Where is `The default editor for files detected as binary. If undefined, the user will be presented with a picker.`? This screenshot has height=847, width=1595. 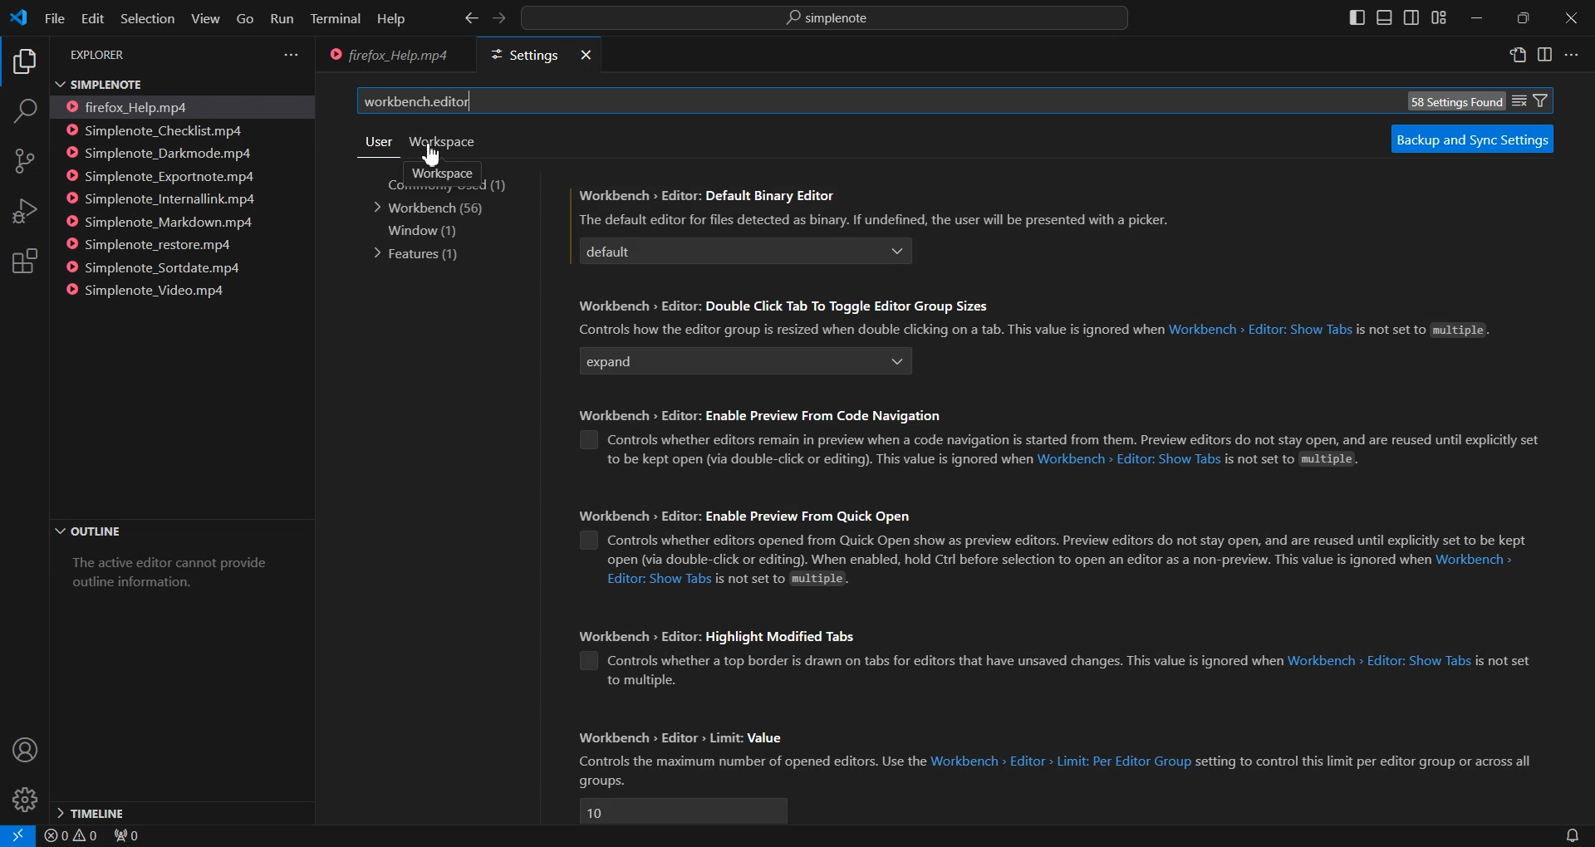 The default editor for files detected as binary. If undefined, the user will be presented with a picker. is located at coordinates (873, 218).